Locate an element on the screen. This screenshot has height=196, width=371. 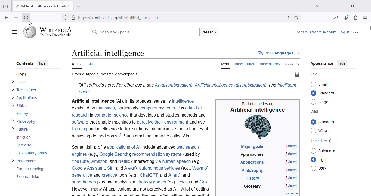
tools (e.g., is located at coordinates (128, 176).